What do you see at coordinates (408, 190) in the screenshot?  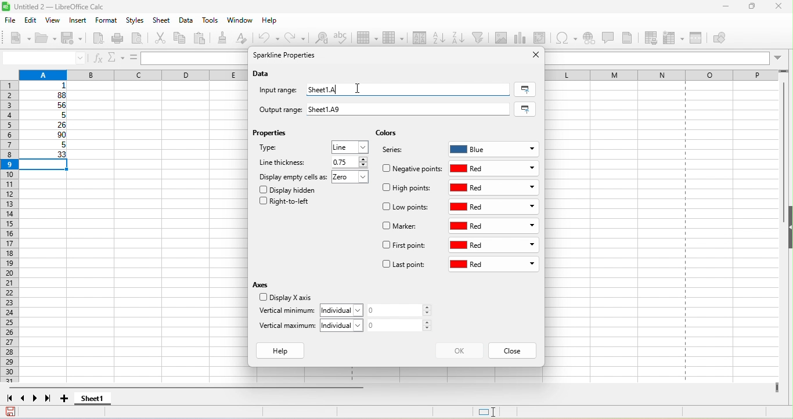 I see `high points` at bounding box center [408, 190].